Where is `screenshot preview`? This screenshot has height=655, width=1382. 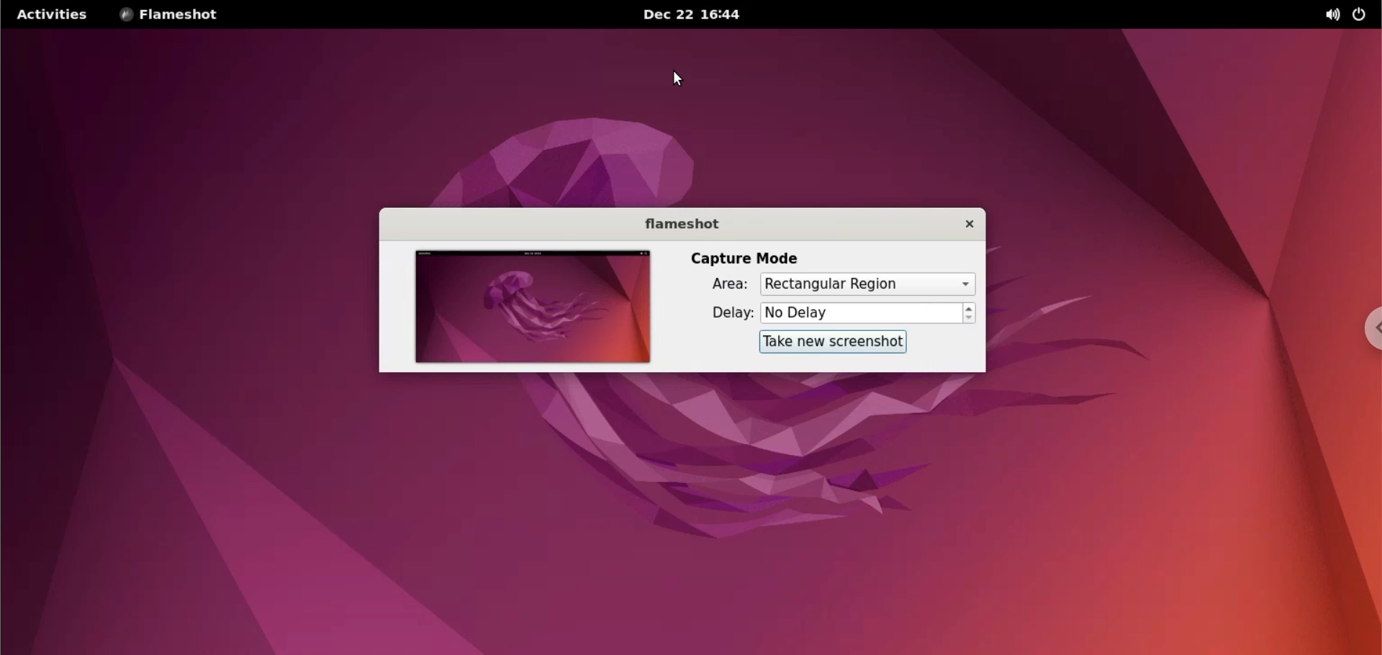 screenshot preview is located at coordinates (530, 308).